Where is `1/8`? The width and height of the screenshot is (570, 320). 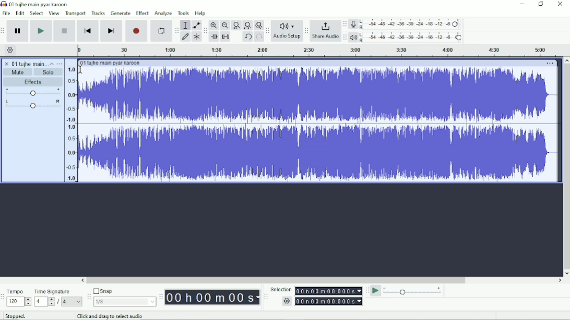
1/8 is located at coordinates (125, 301).